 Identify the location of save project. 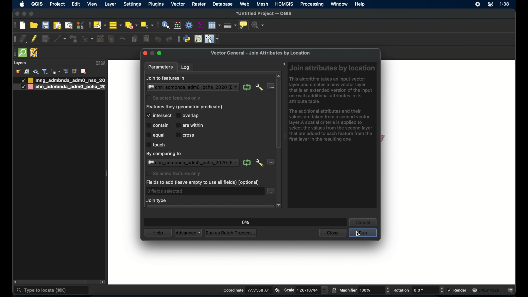
(46, 25).